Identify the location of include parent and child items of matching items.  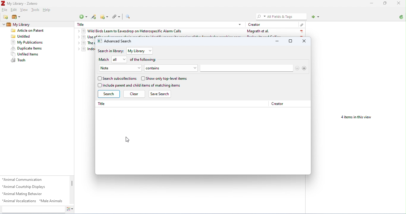
(142, 85).